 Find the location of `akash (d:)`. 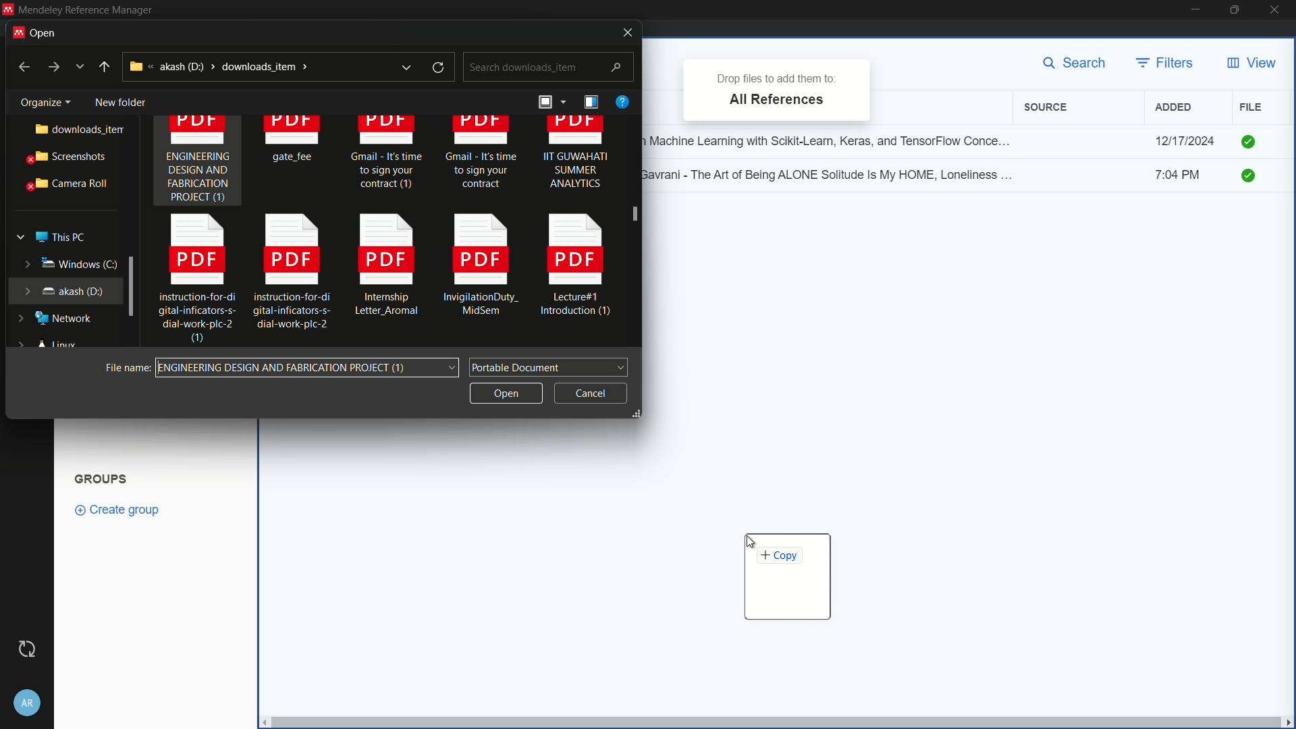

akash (d:) is located at coordinates (63, 290).